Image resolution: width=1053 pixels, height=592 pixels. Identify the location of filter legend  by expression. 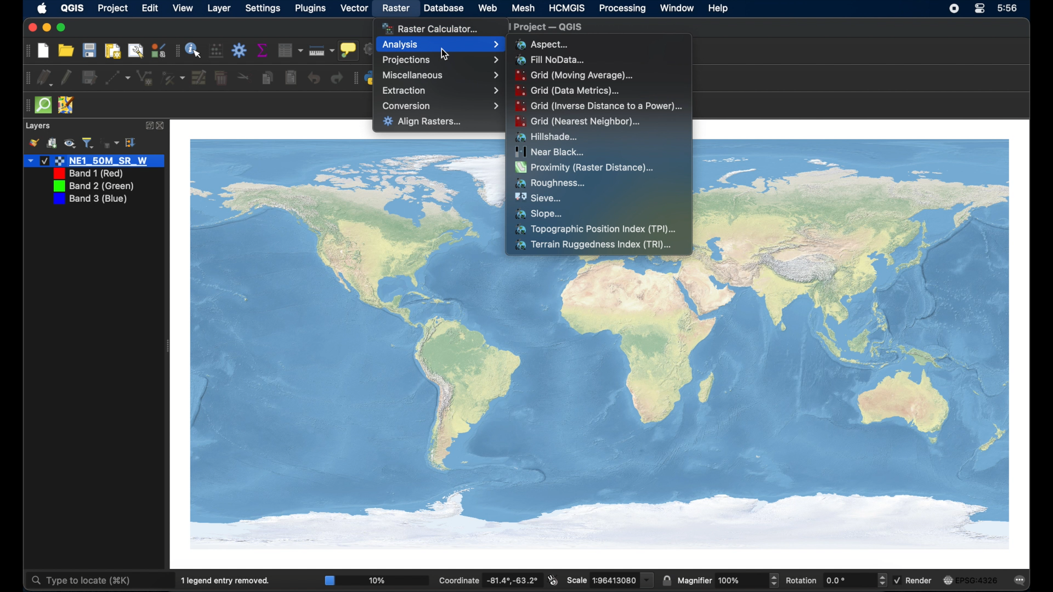
(110, 143).